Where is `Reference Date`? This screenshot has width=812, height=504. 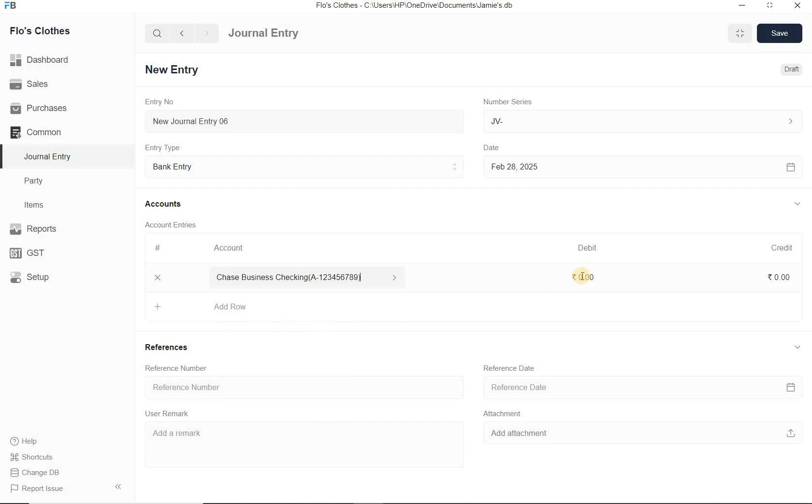
Reference Date is located at coordinates (511, 368).